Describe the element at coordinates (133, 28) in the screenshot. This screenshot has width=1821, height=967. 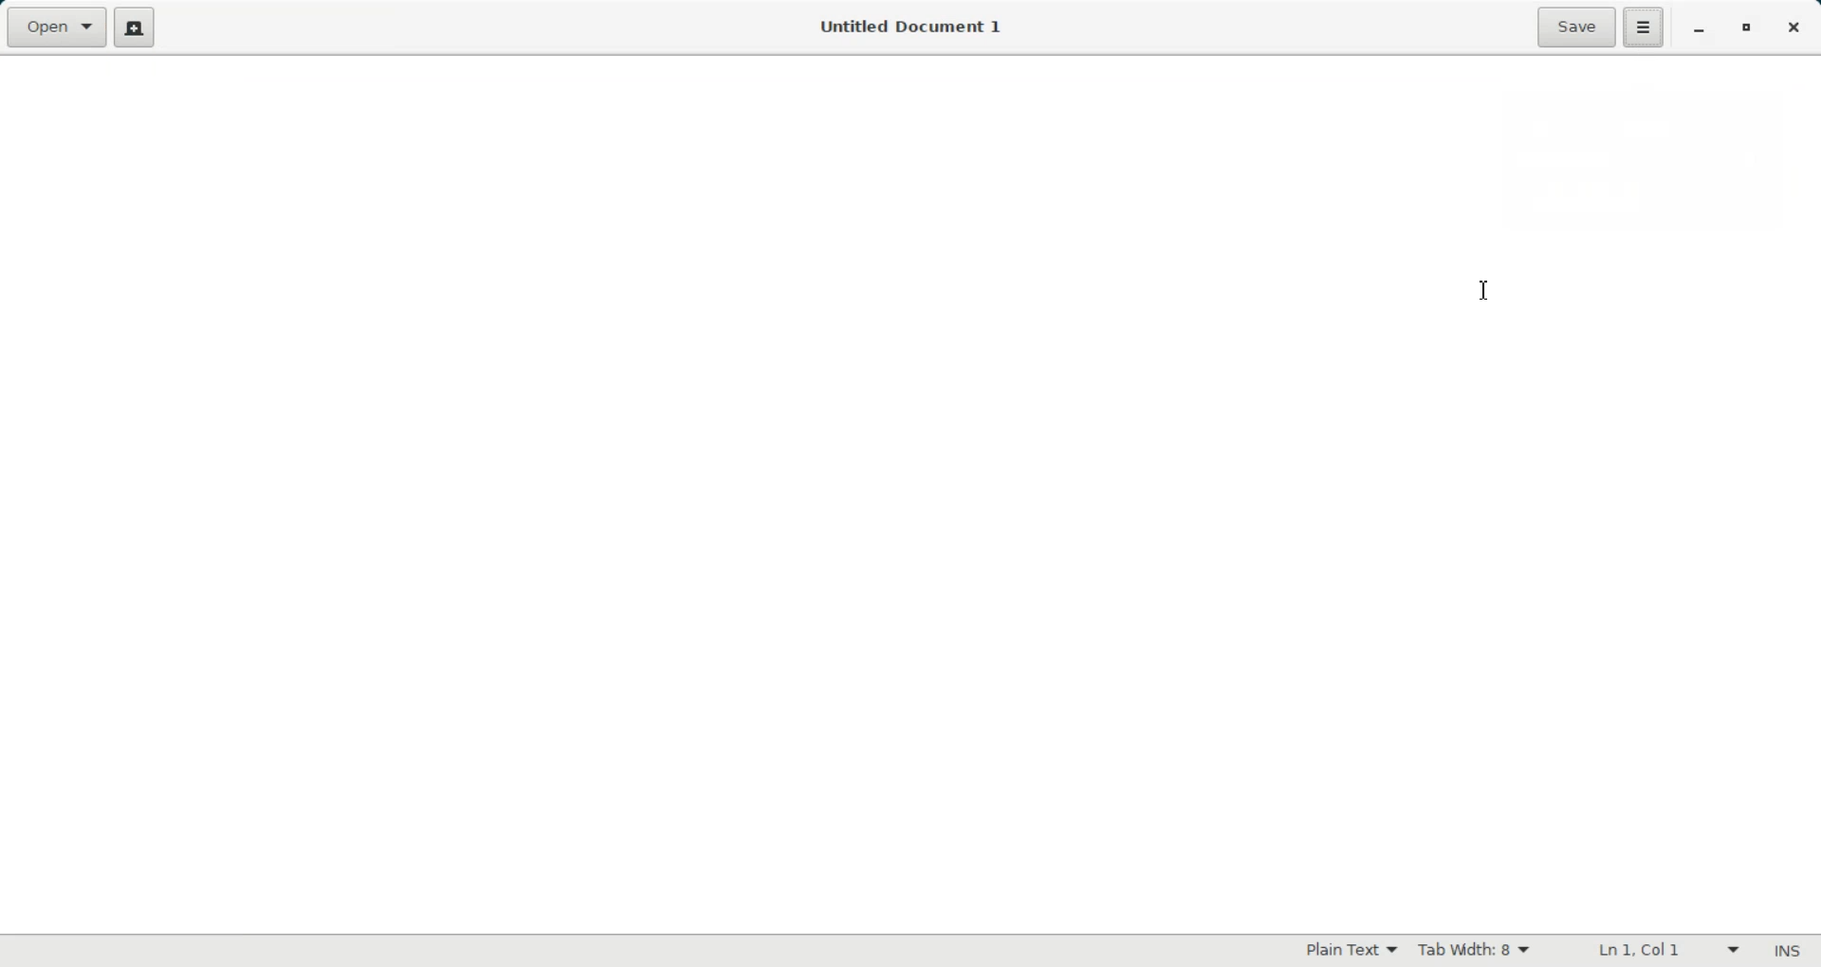
I see `Create a new document` at that location.